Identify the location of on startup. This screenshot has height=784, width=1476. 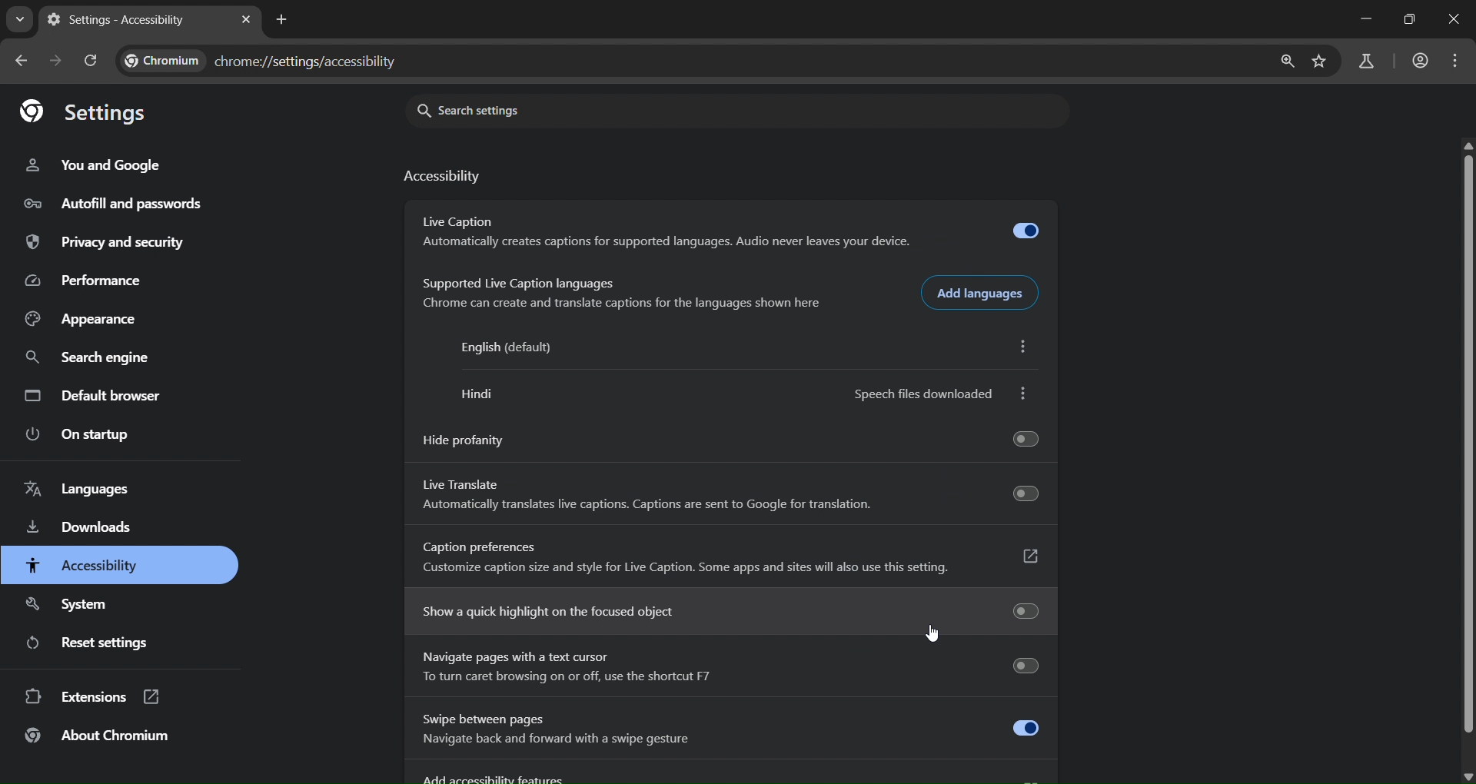
(75, 436).